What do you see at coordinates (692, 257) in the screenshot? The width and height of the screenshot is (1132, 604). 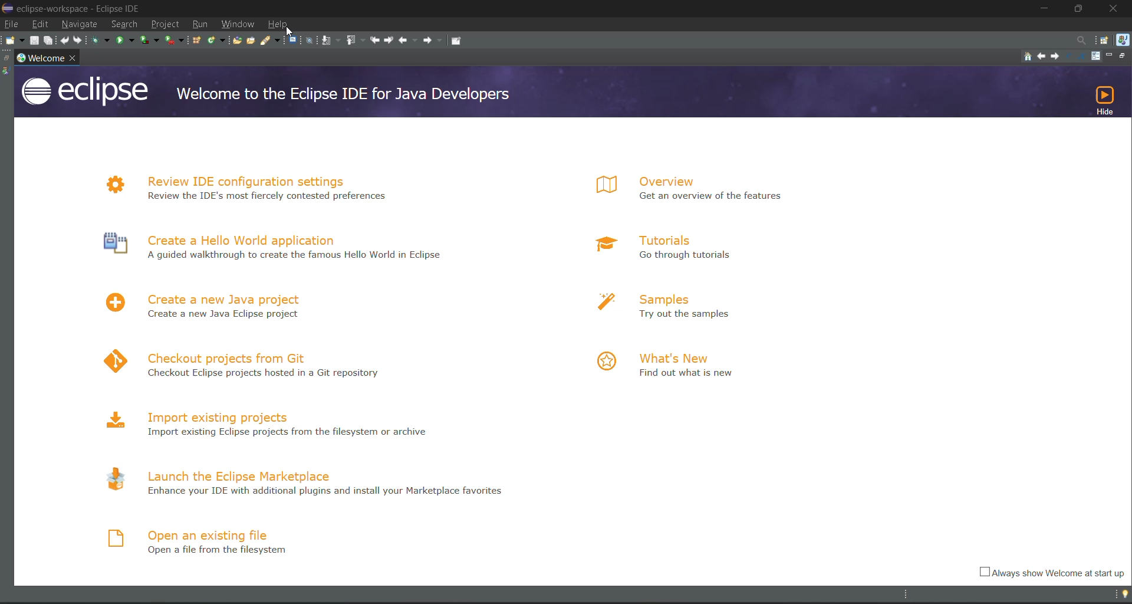 I see `Go through tutorials` at bounding box center [692, 257].